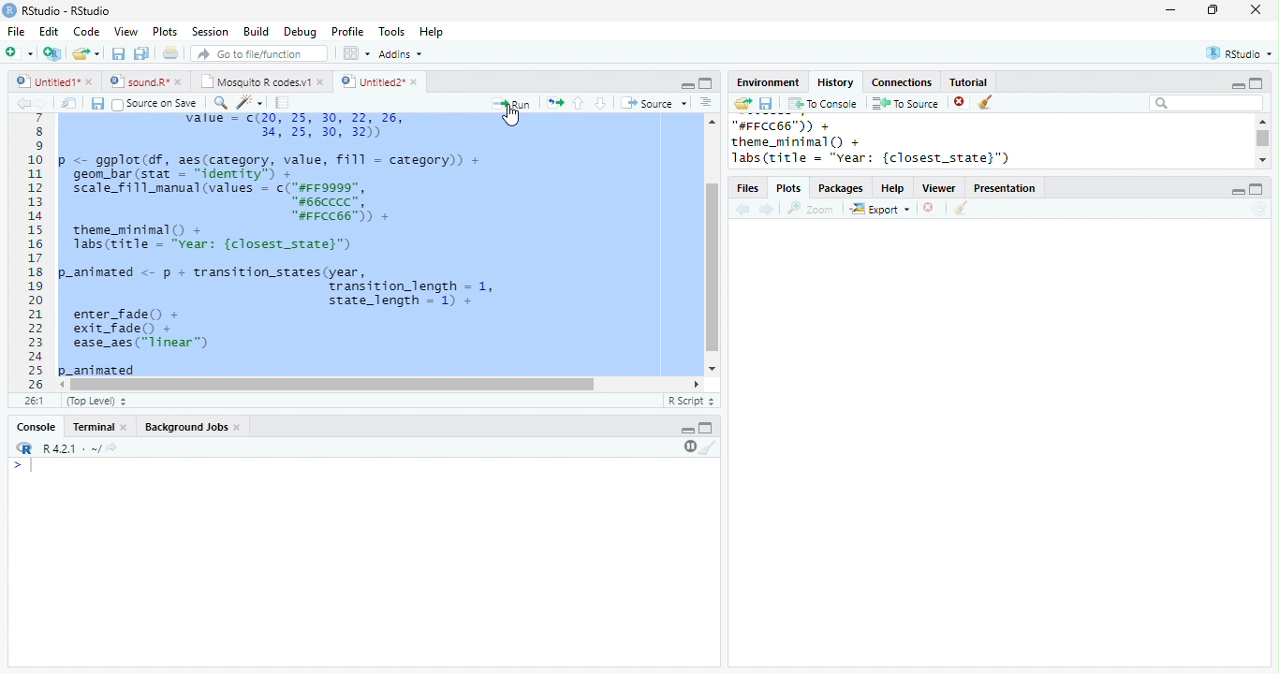 This screenshot has height=674, width=1279. Describe the element at coordinates (929, 208) in the screenshot. I see `close file` at that location.